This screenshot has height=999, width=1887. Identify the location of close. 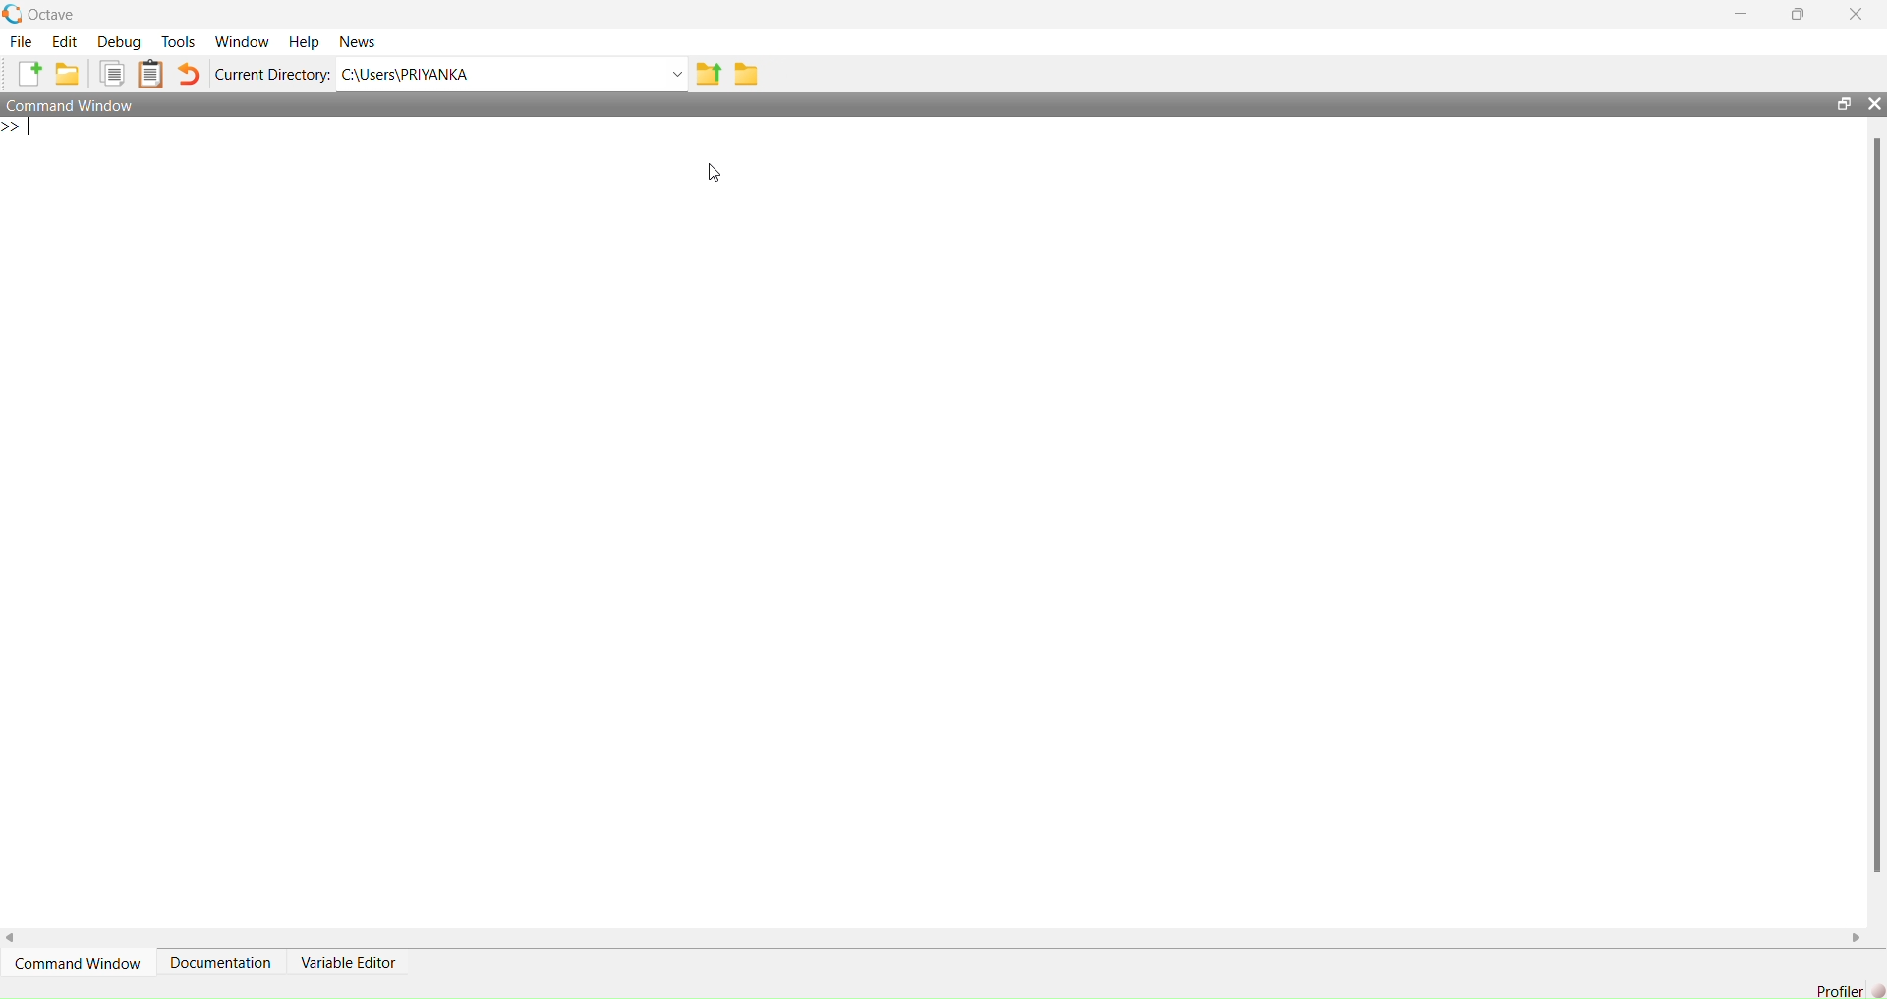
(1875, 103).